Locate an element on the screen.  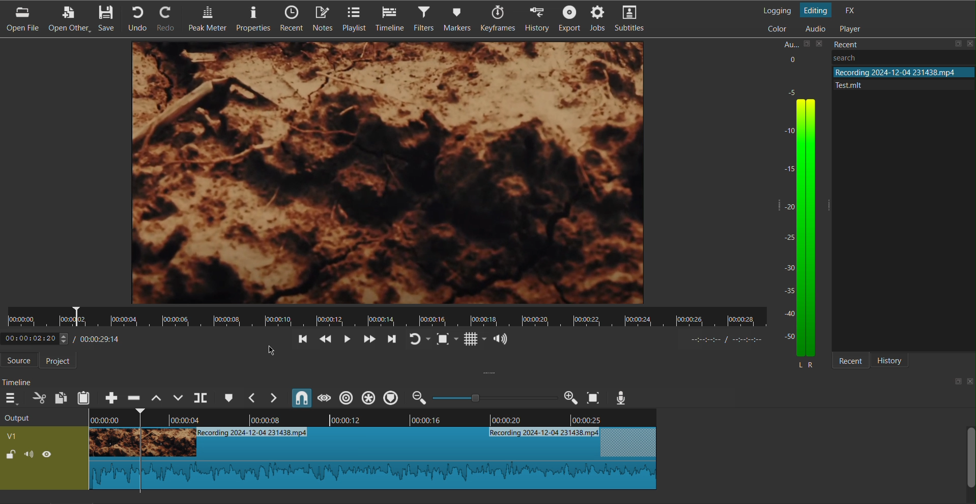
file is located at coordinates (902, 72).